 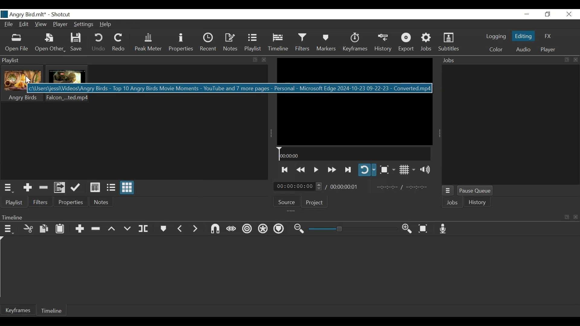 What do you see at coordinates (301, 169) in the screenshot?
I see `Play backward quickly` at bounding box center [301, 169].